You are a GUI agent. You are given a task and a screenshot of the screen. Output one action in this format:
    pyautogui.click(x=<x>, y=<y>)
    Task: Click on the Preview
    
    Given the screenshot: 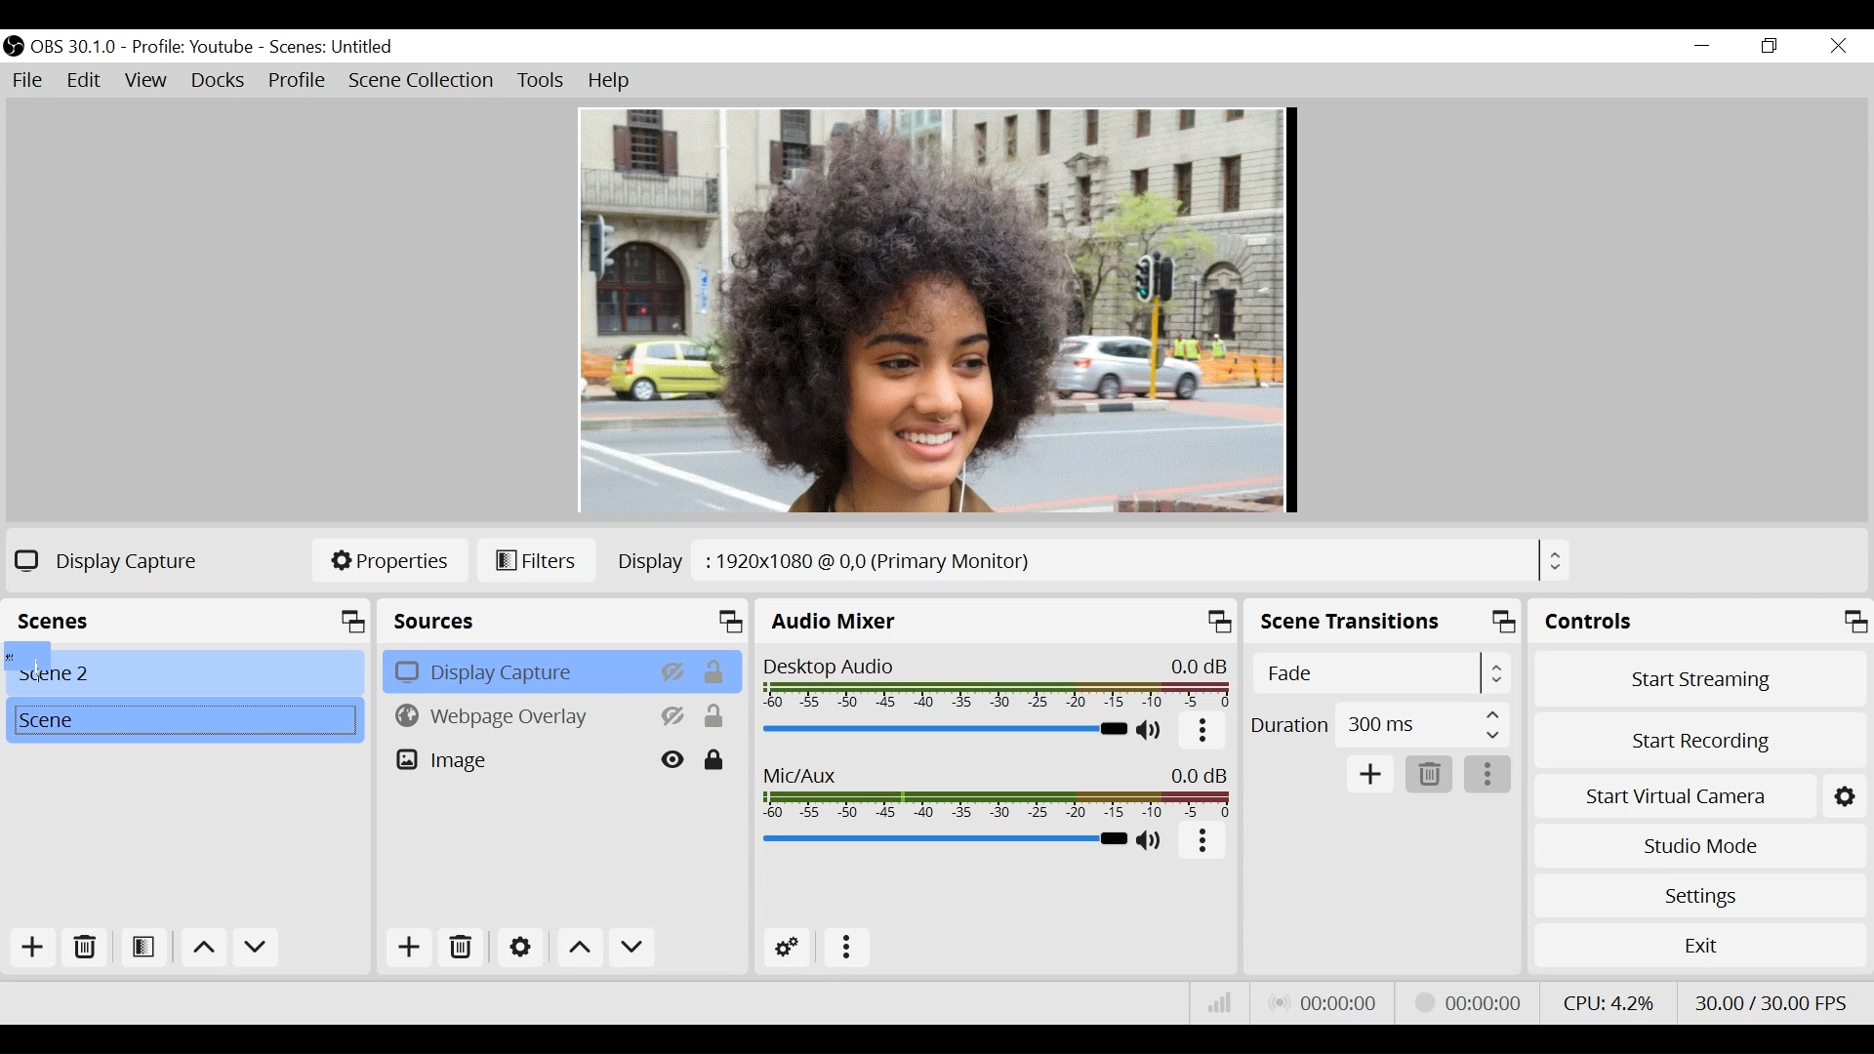 What is the action you would take?
    pyautogui.click(x=936, y=311)
    